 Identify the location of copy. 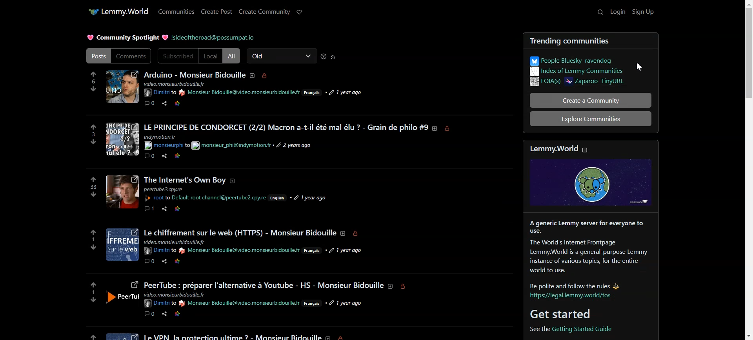
(206, 313).